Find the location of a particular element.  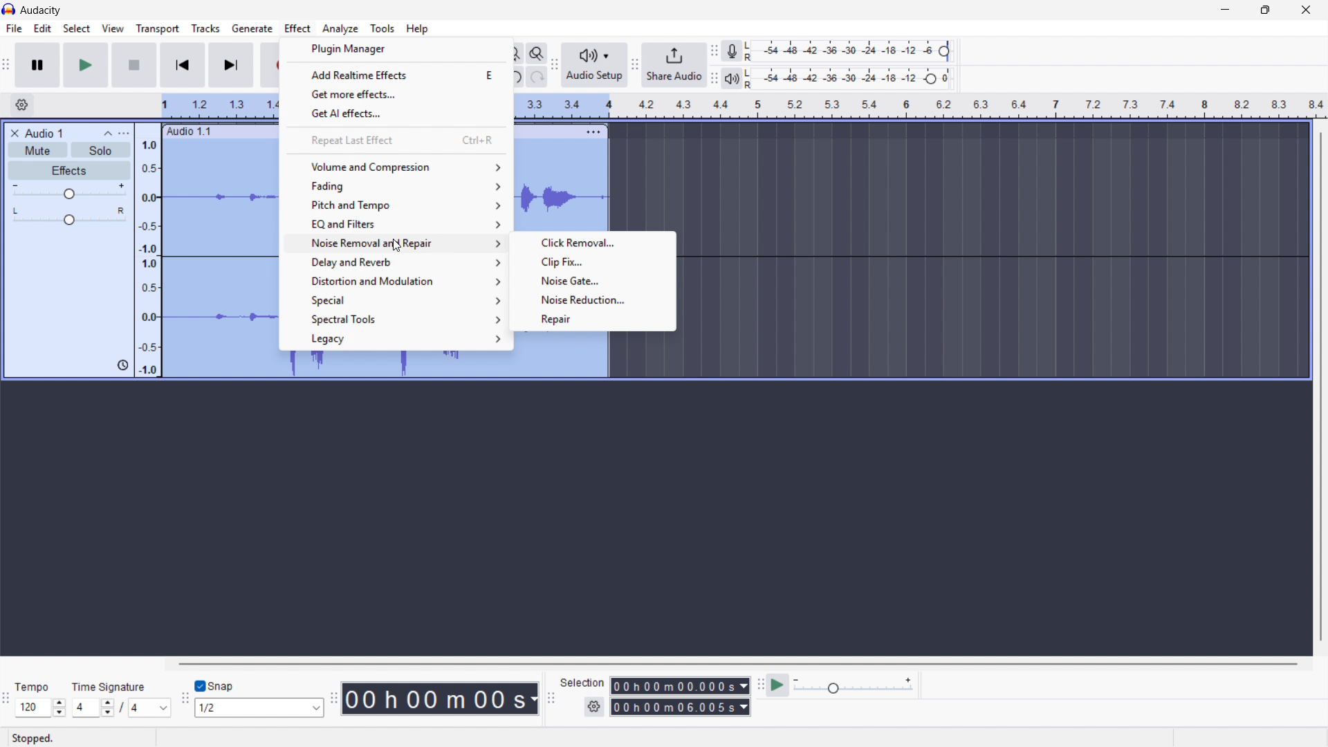

Edit  is located at coordinates (43, 28).